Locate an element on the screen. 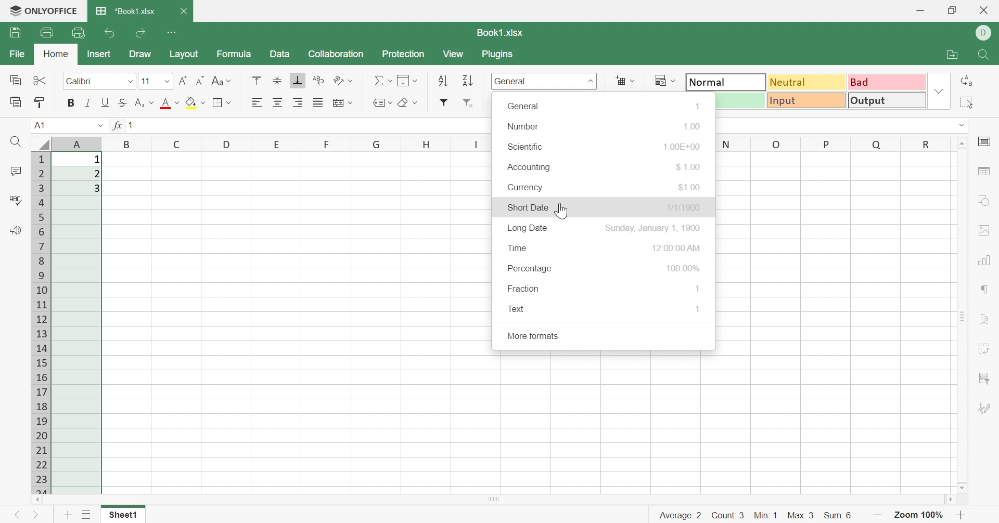  Quick print is located at coordinates (80, 33).